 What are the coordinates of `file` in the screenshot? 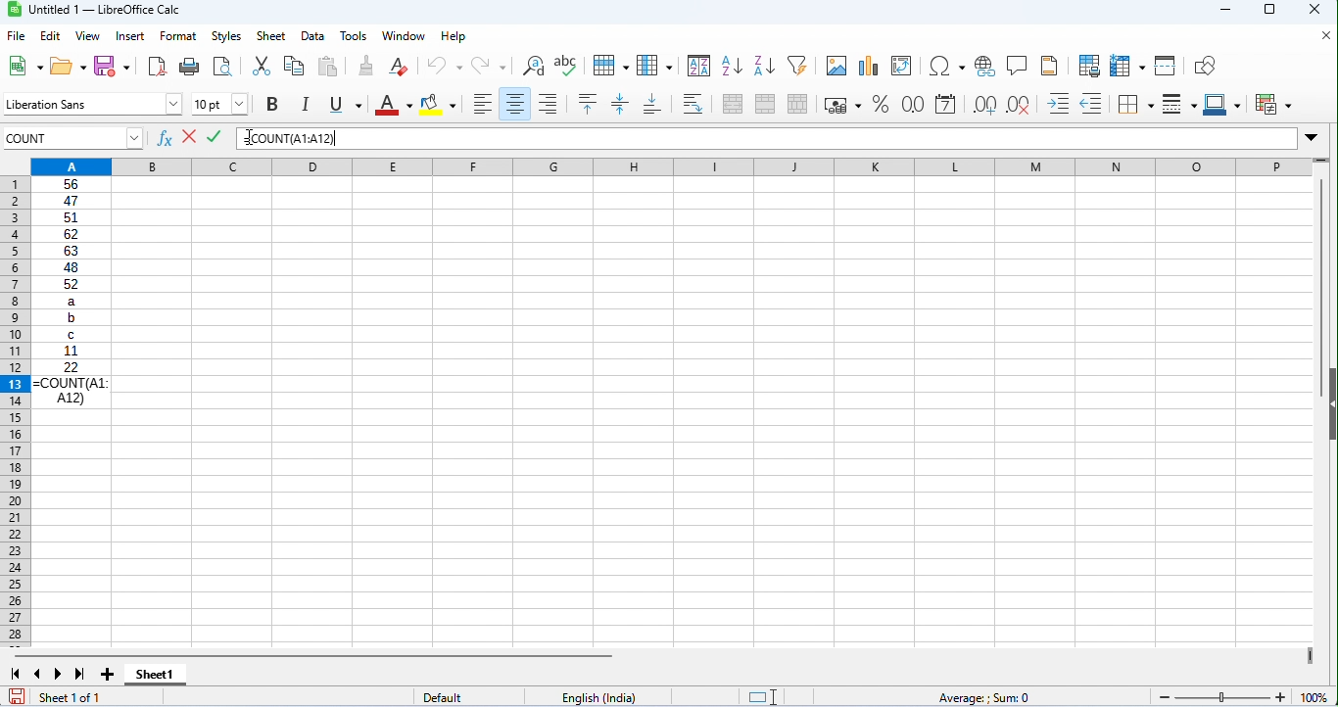 It's located at (16, 35).